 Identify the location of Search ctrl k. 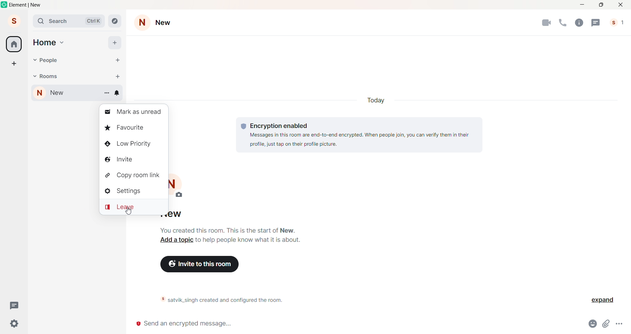
(68, 21).